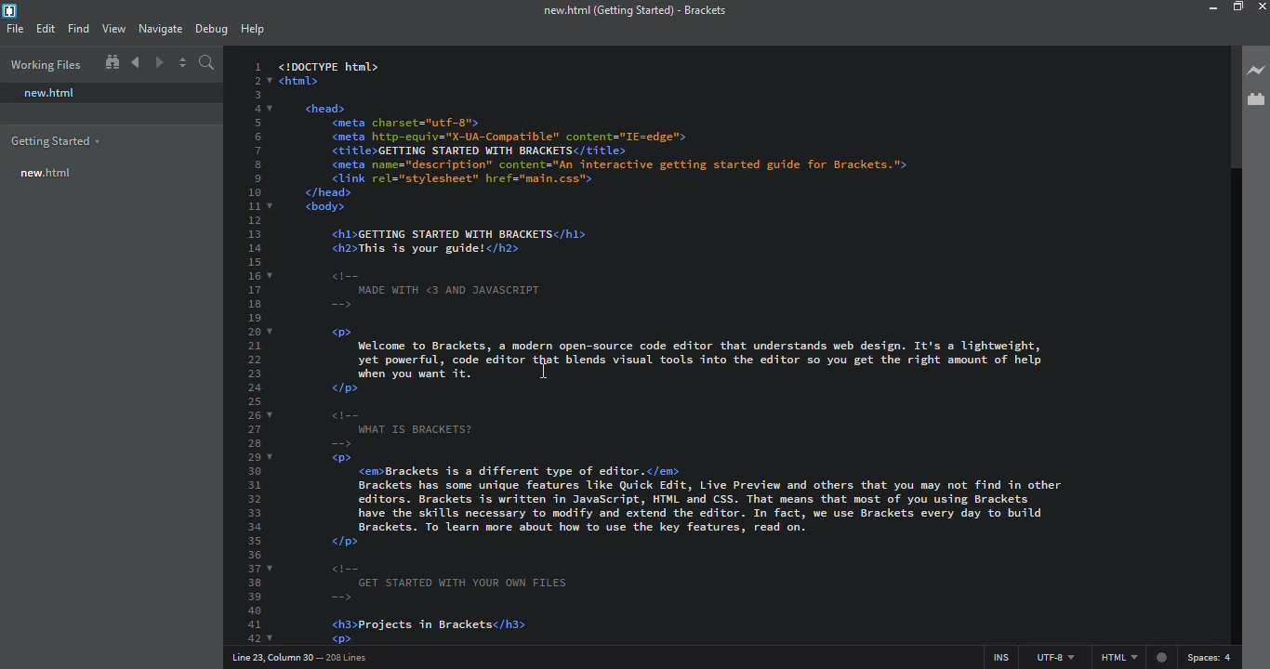 The height and width of the screenshot is (669, 1270). I want to click on test code, so click(661, 164).